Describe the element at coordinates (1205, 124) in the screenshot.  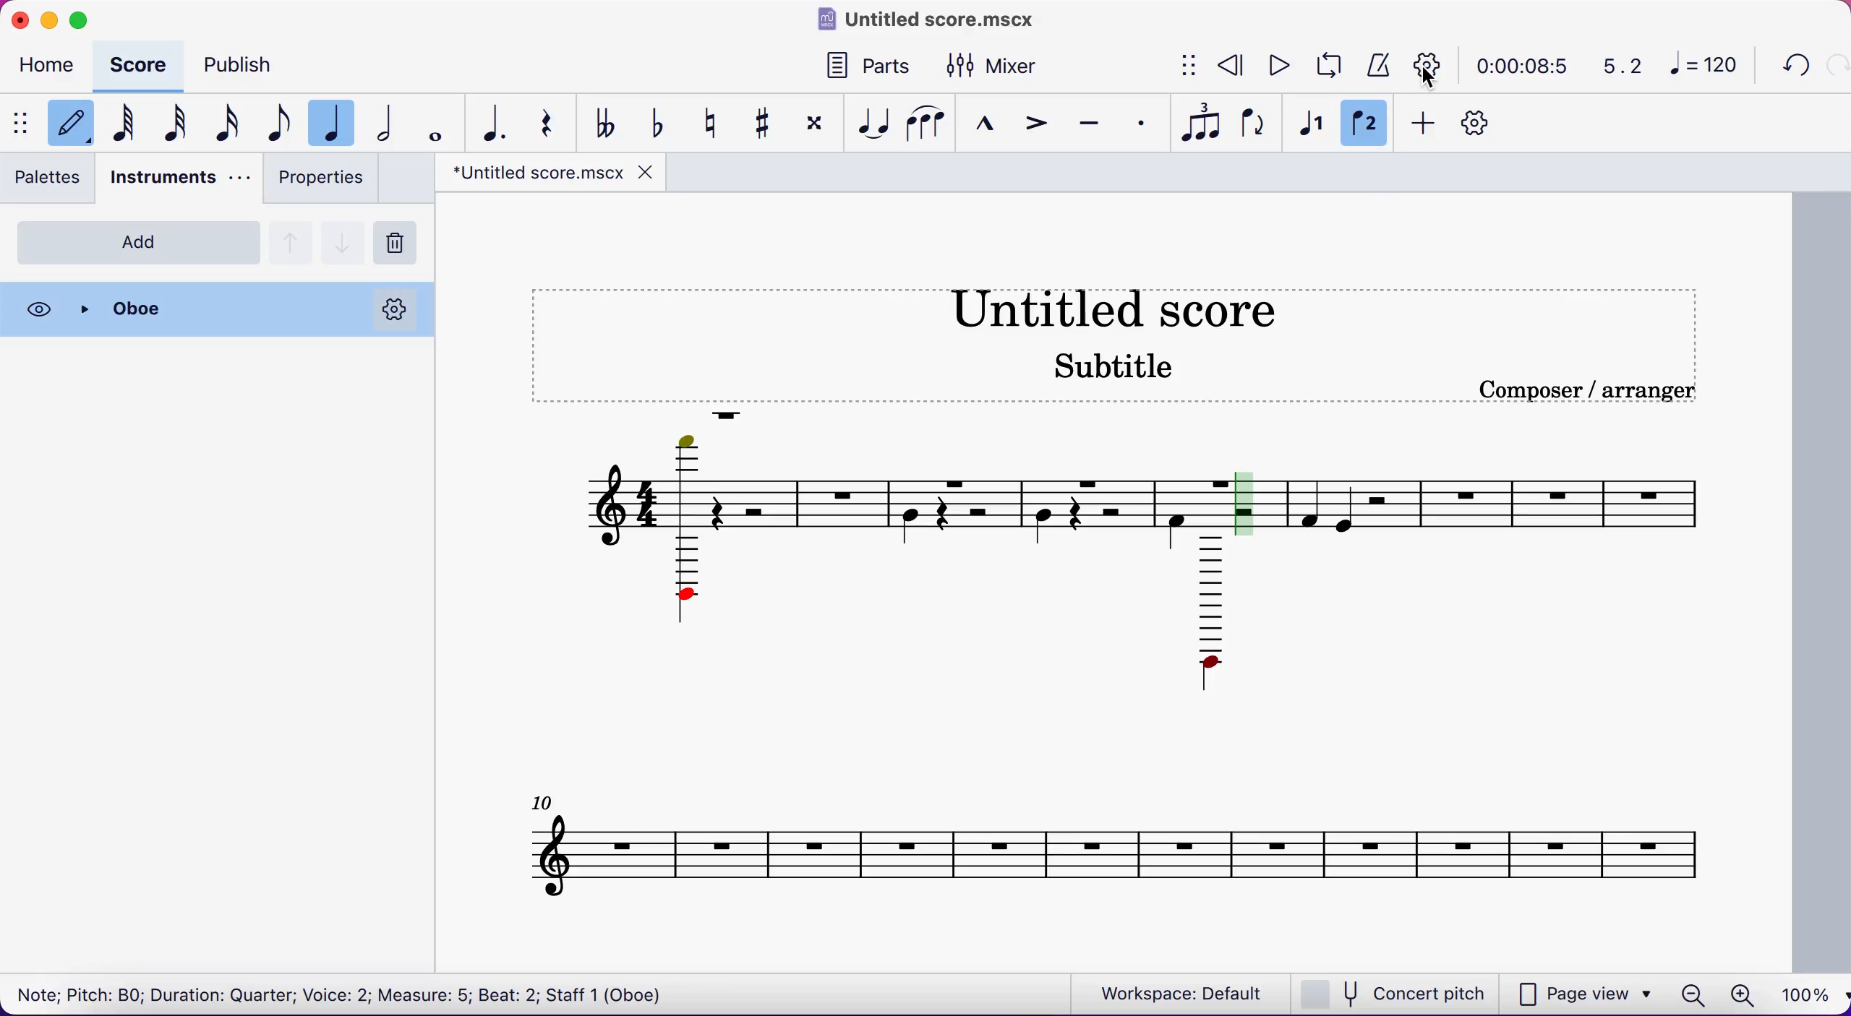
I see `tuples` at that location.